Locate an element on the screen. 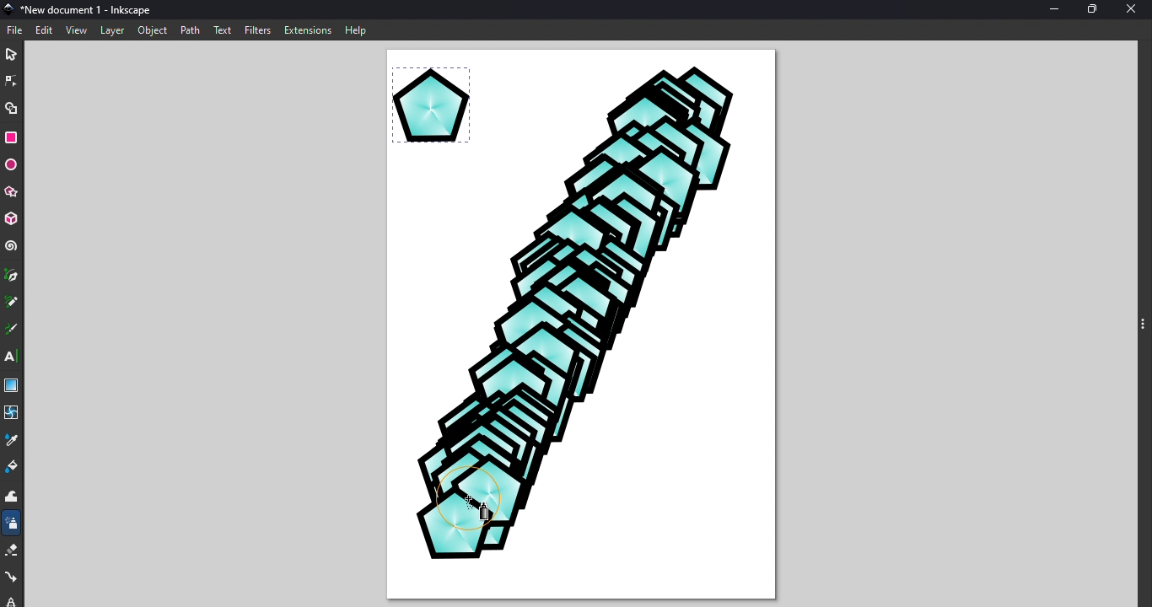 The width and height of the screenshot is (1152, 607). App logo is located at coordinates (8, 8).